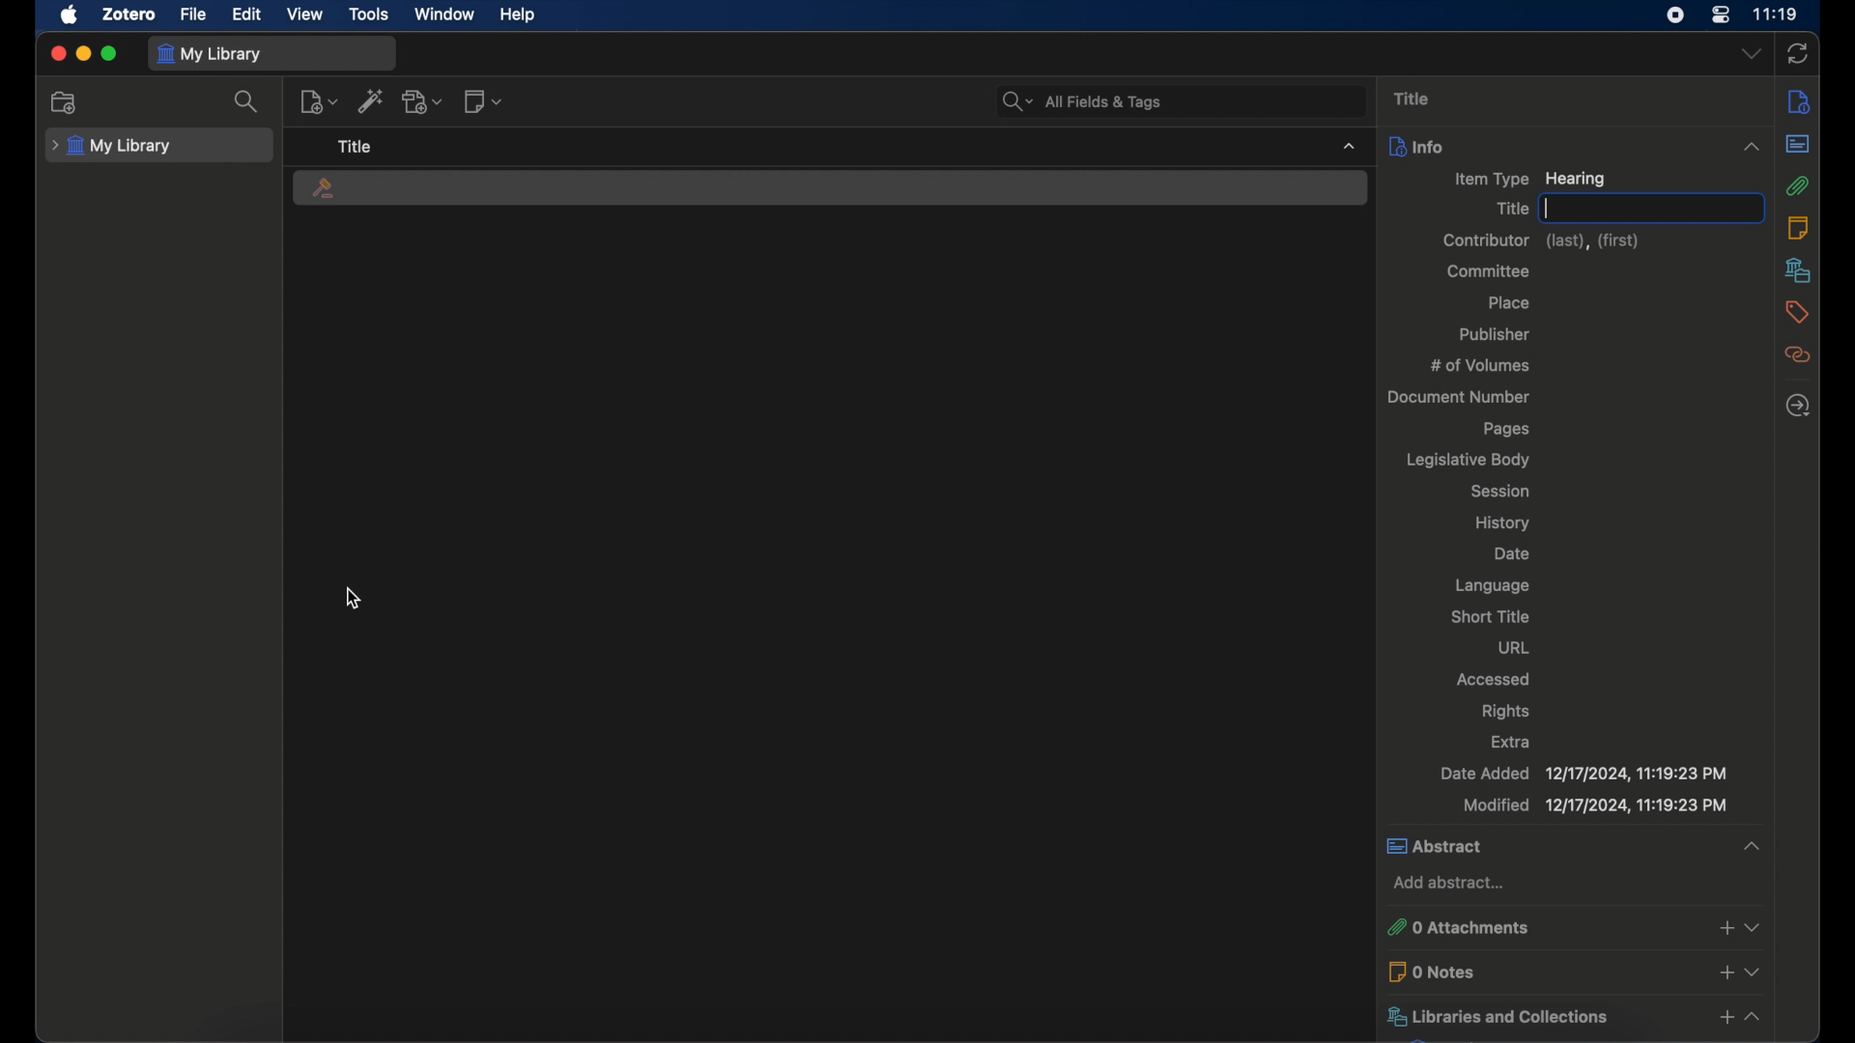  What do you see at coordinates (1347, 145) in the screenshot?
I see `dropdown` at bounding box center [1347, 145].